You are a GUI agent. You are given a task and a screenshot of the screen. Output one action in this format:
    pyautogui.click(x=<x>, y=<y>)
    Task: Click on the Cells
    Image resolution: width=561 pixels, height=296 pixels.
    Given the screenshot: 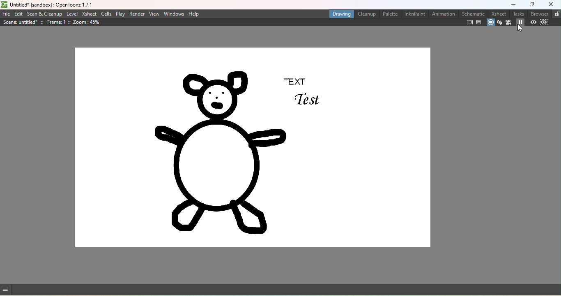 What is the action you would take?
    pyautogui.click(x=106, y=14)
    